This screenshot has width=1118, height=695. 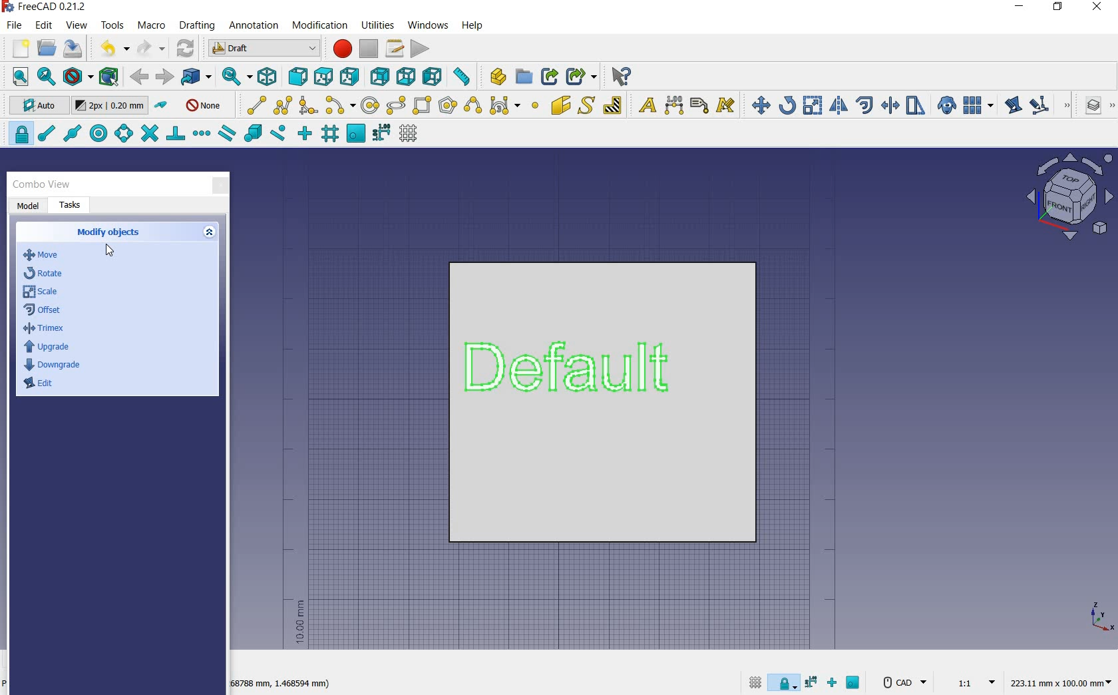 I want to click on bounding box, so click(x=110, y=78).